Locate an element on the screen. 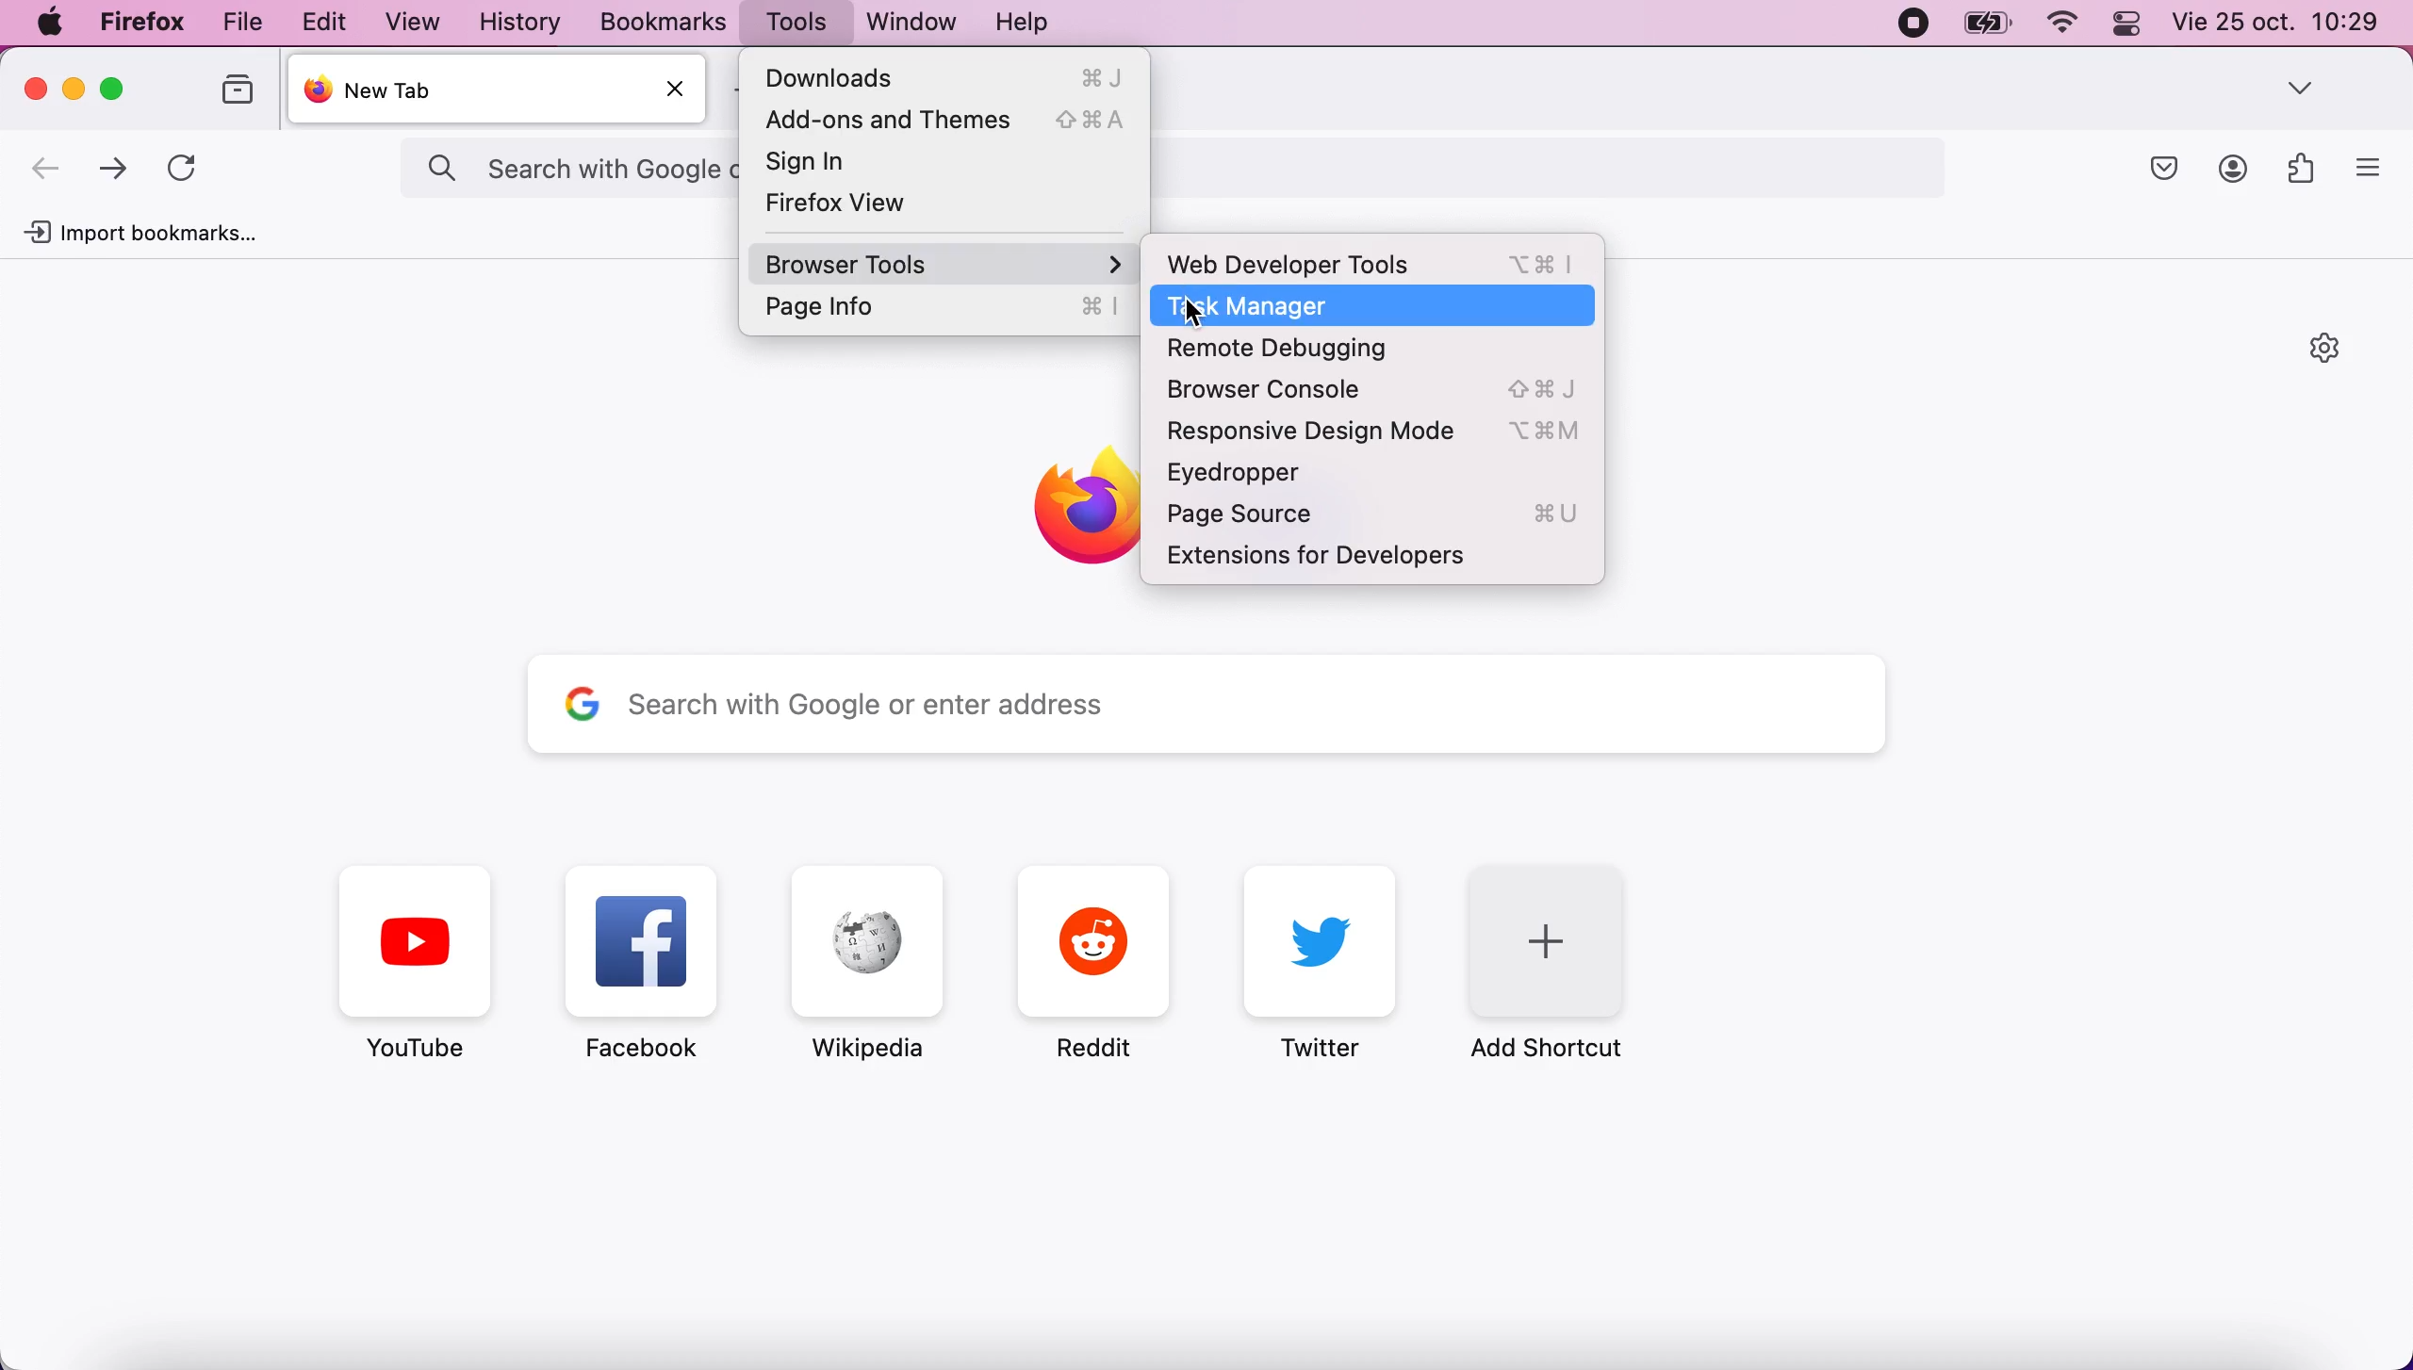  Browser Console is located at coordinates (1378, 389).